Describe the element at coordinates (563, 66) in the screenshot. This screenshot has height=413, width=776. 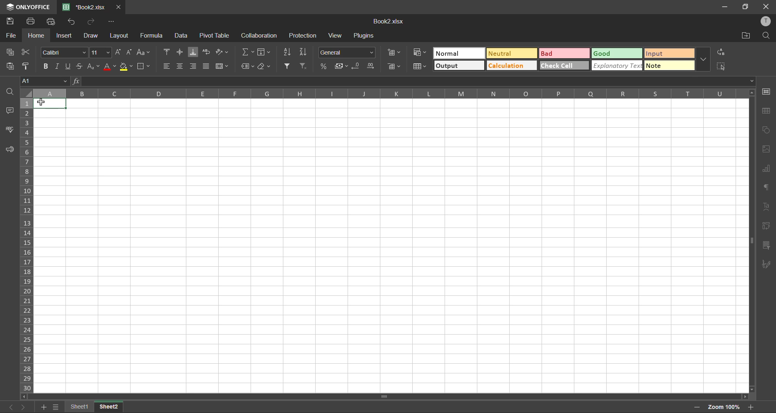
I see `check cell` at that location.